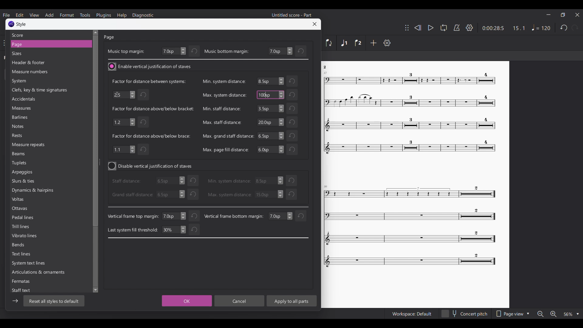 The width and height of the screenshot is (583, 328). I want to click on Window title, so click(16, 24).